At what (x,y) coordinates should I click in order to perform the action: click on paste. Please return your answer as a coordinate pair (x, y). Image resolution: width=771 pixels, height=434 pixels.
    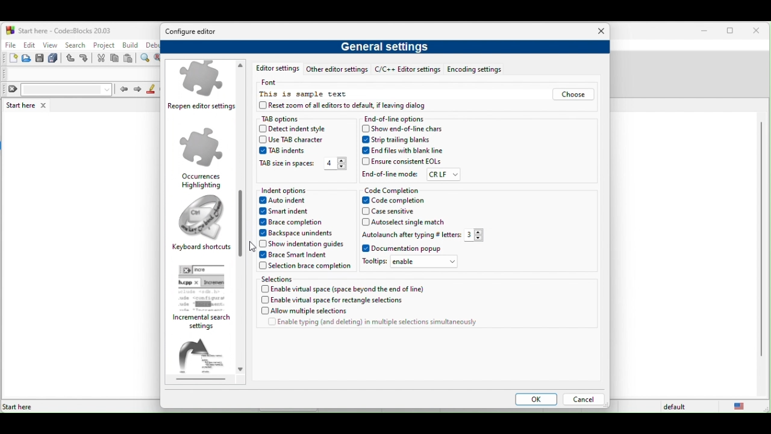
    Looking at the image, I should click on (129, 59).